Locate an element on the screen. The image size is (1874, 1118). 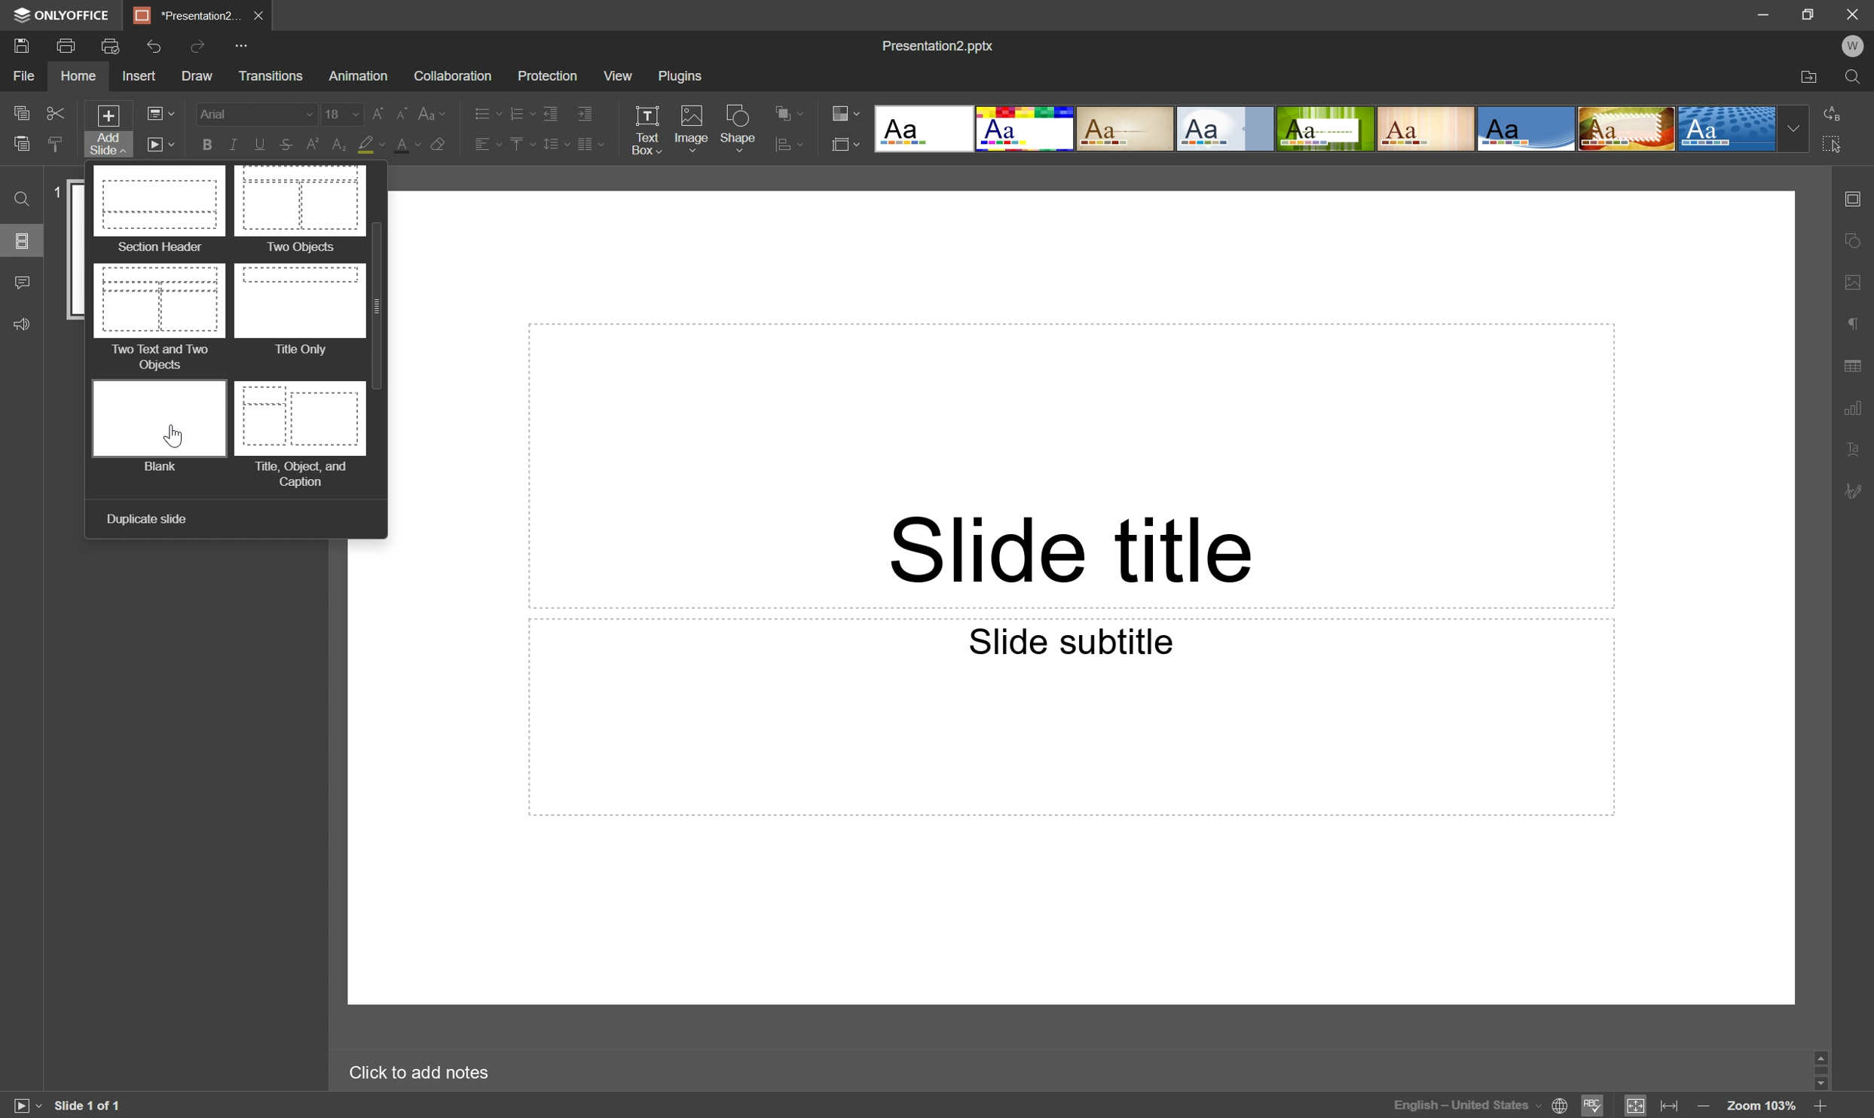
Click to add notes is located at coordinates (429, 1070).